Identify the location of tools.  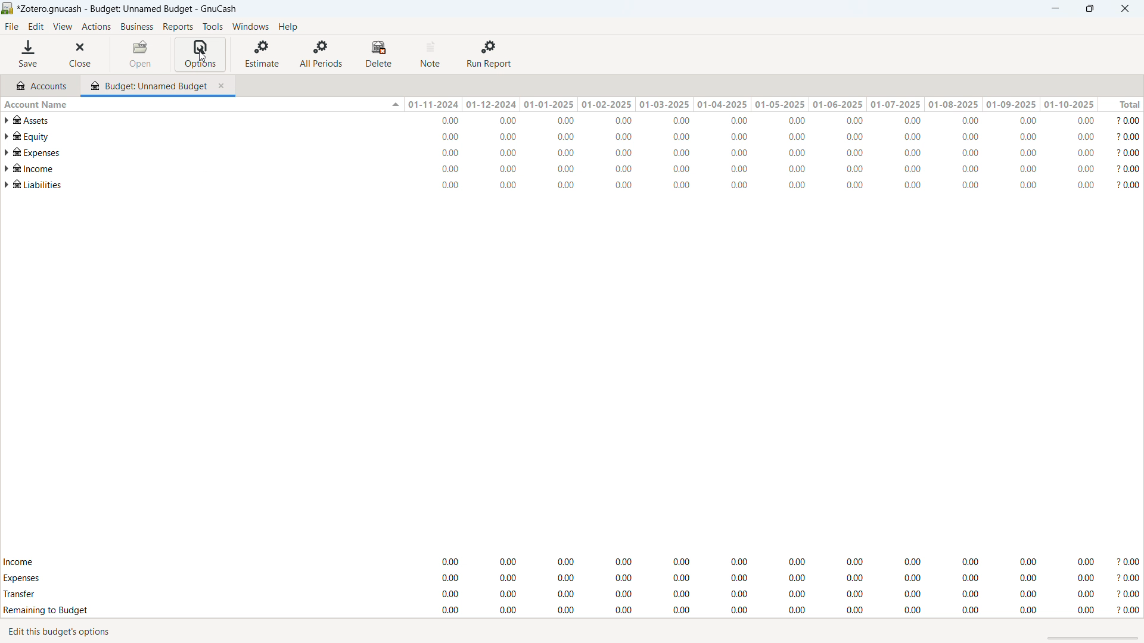
(213, 26).